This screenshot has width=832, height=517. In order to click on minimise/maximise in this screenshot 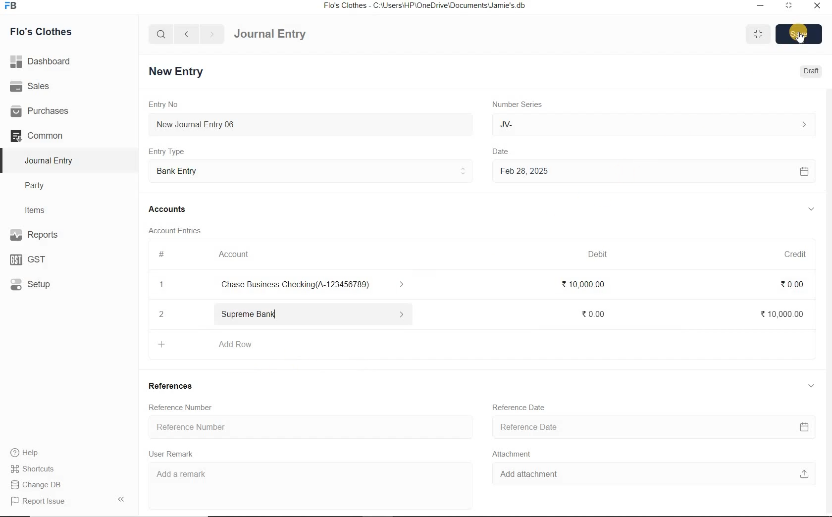, I will do `click(759, 35)`.